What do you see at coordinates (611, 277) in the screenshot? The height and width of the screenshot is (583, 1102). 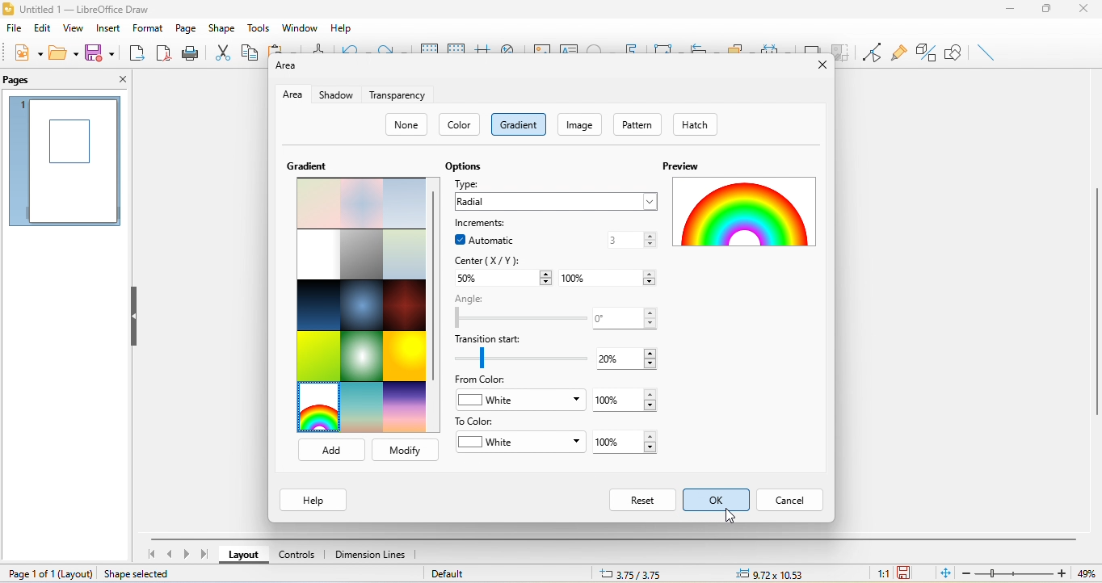 I see `100%` at bounding box center [611, 277].